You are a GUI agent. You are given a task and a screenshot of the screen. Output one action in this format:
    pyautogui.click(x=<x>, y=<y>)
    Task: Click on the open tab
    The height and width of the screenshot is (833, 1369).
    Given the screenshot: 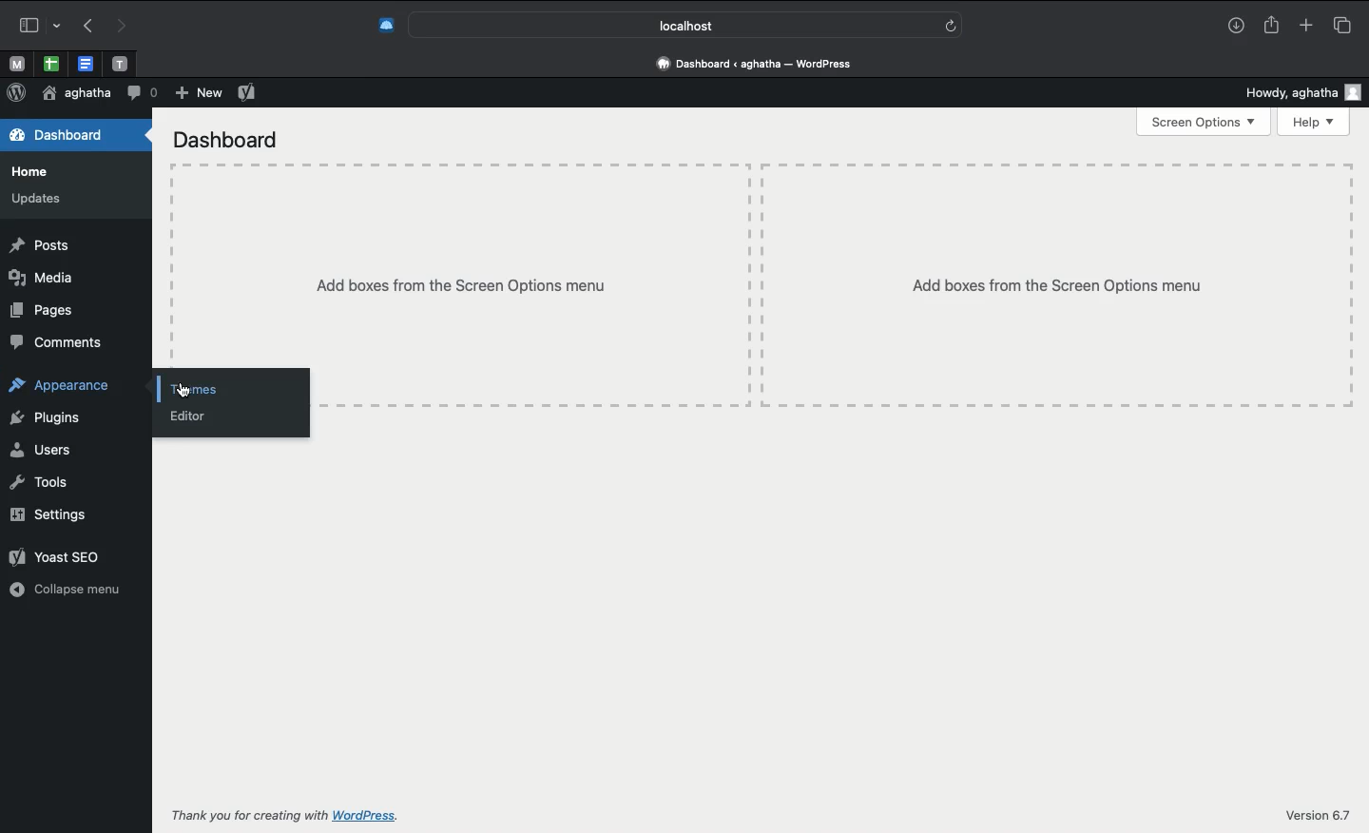 What is the action you would take?
    pyautogui.click(x=16, y=65)
    